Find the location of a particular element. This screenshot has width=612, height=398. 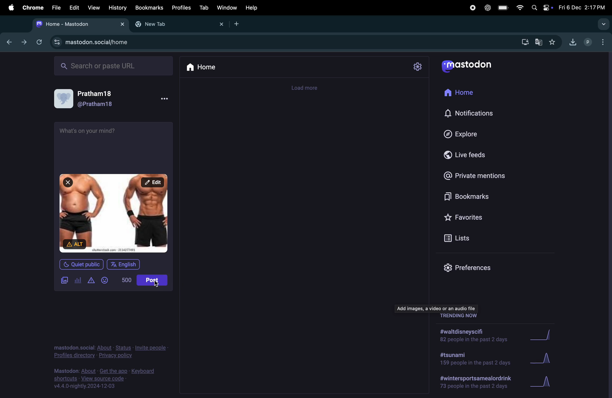

chatgpt is located at coordinates (488, 8).